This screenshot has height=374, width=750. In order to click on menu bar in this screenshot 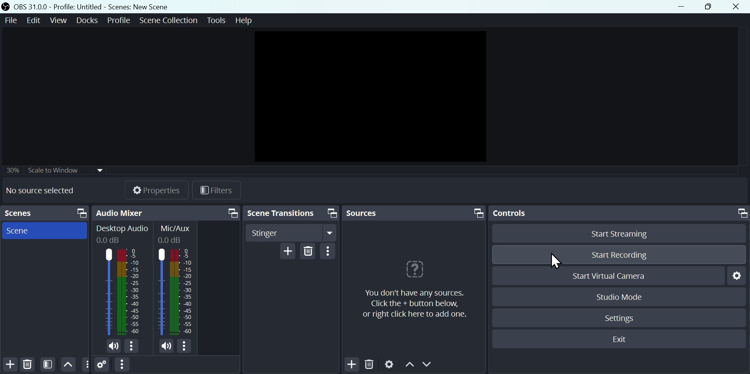, I will do `click(121, 365)`.